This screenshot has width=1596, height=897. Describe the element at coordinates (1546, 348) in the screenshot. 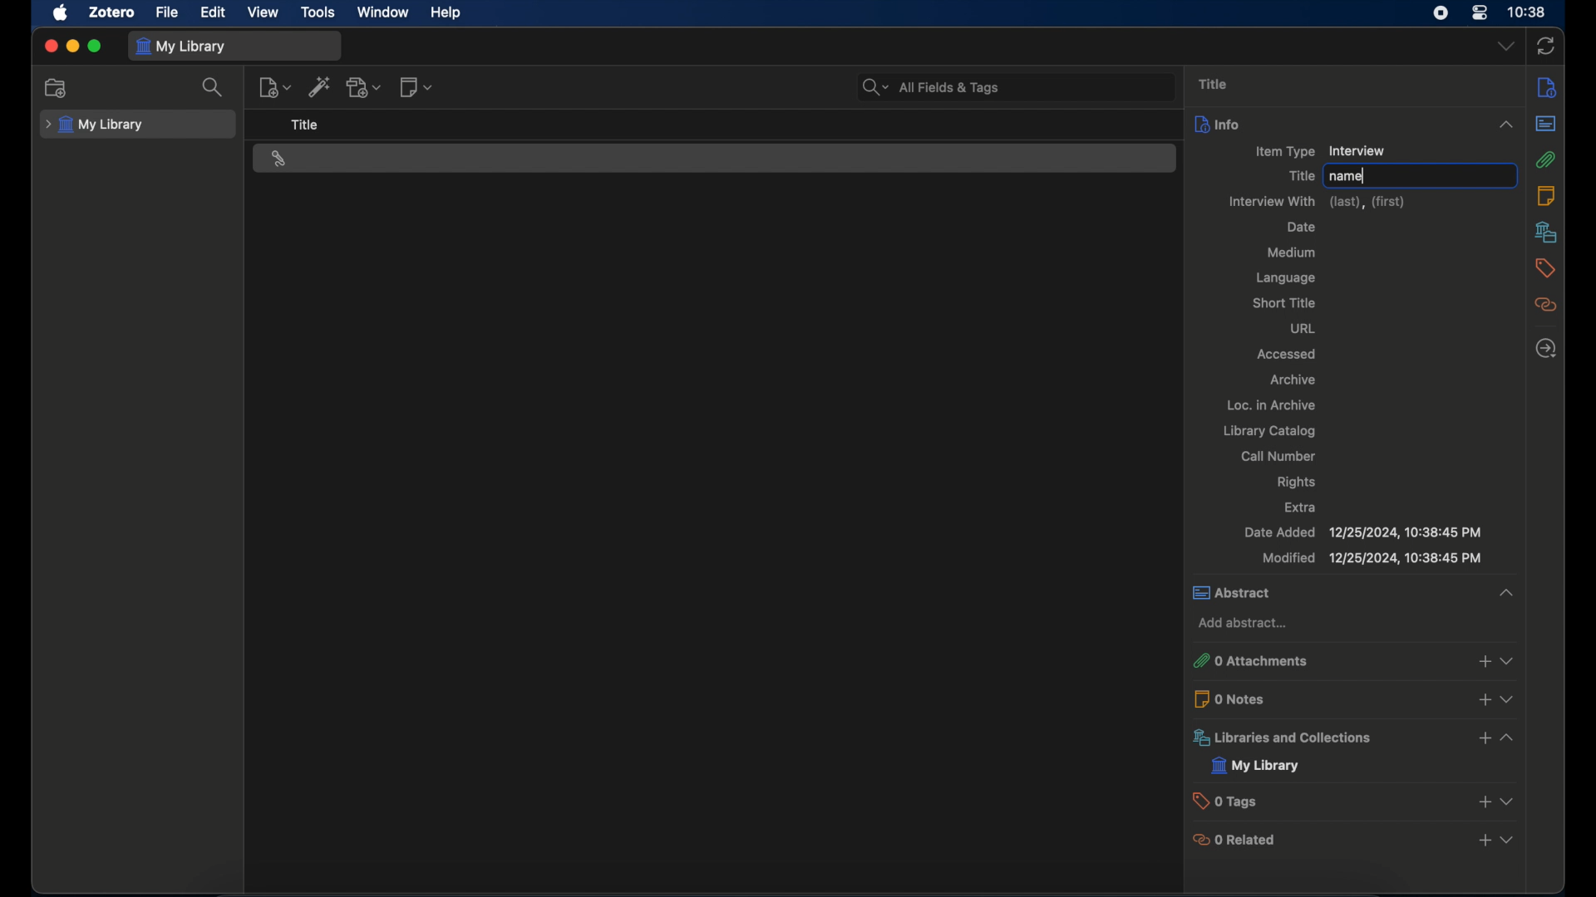

I see `locate` at that location.